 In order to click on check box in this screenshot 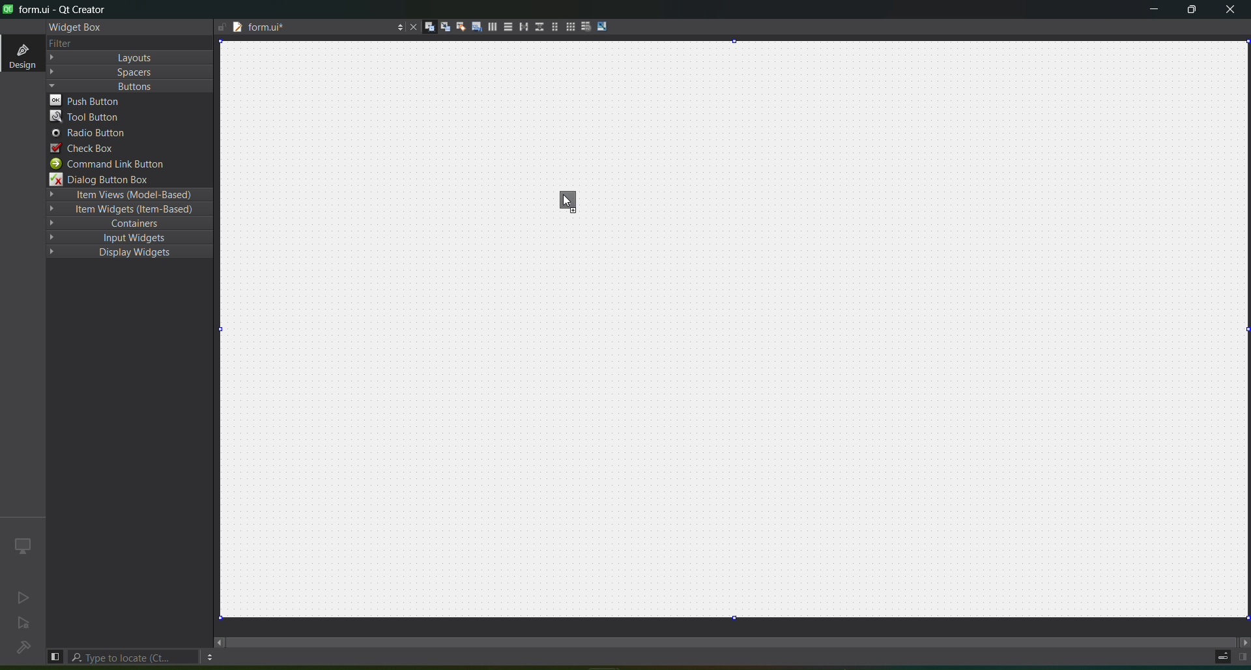, I will do `click(125, 149)`.